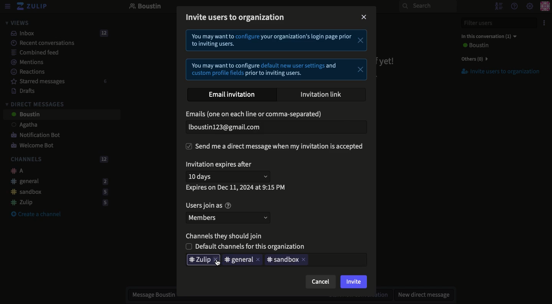 This screenshot has width=552, height=304. What do you see at coordinates (274, 127) in the screenshot?
I see `Email added` at bounding box center [274, 127].